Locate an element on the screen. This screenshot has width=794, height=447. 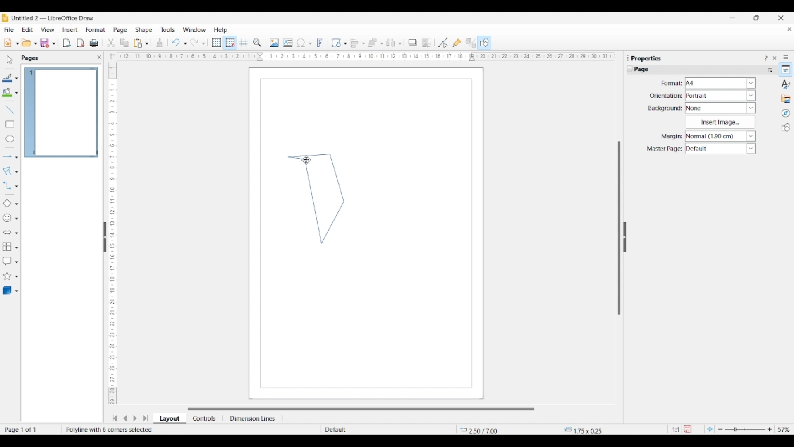
Star and banner options is located at coordinates (17, 277).